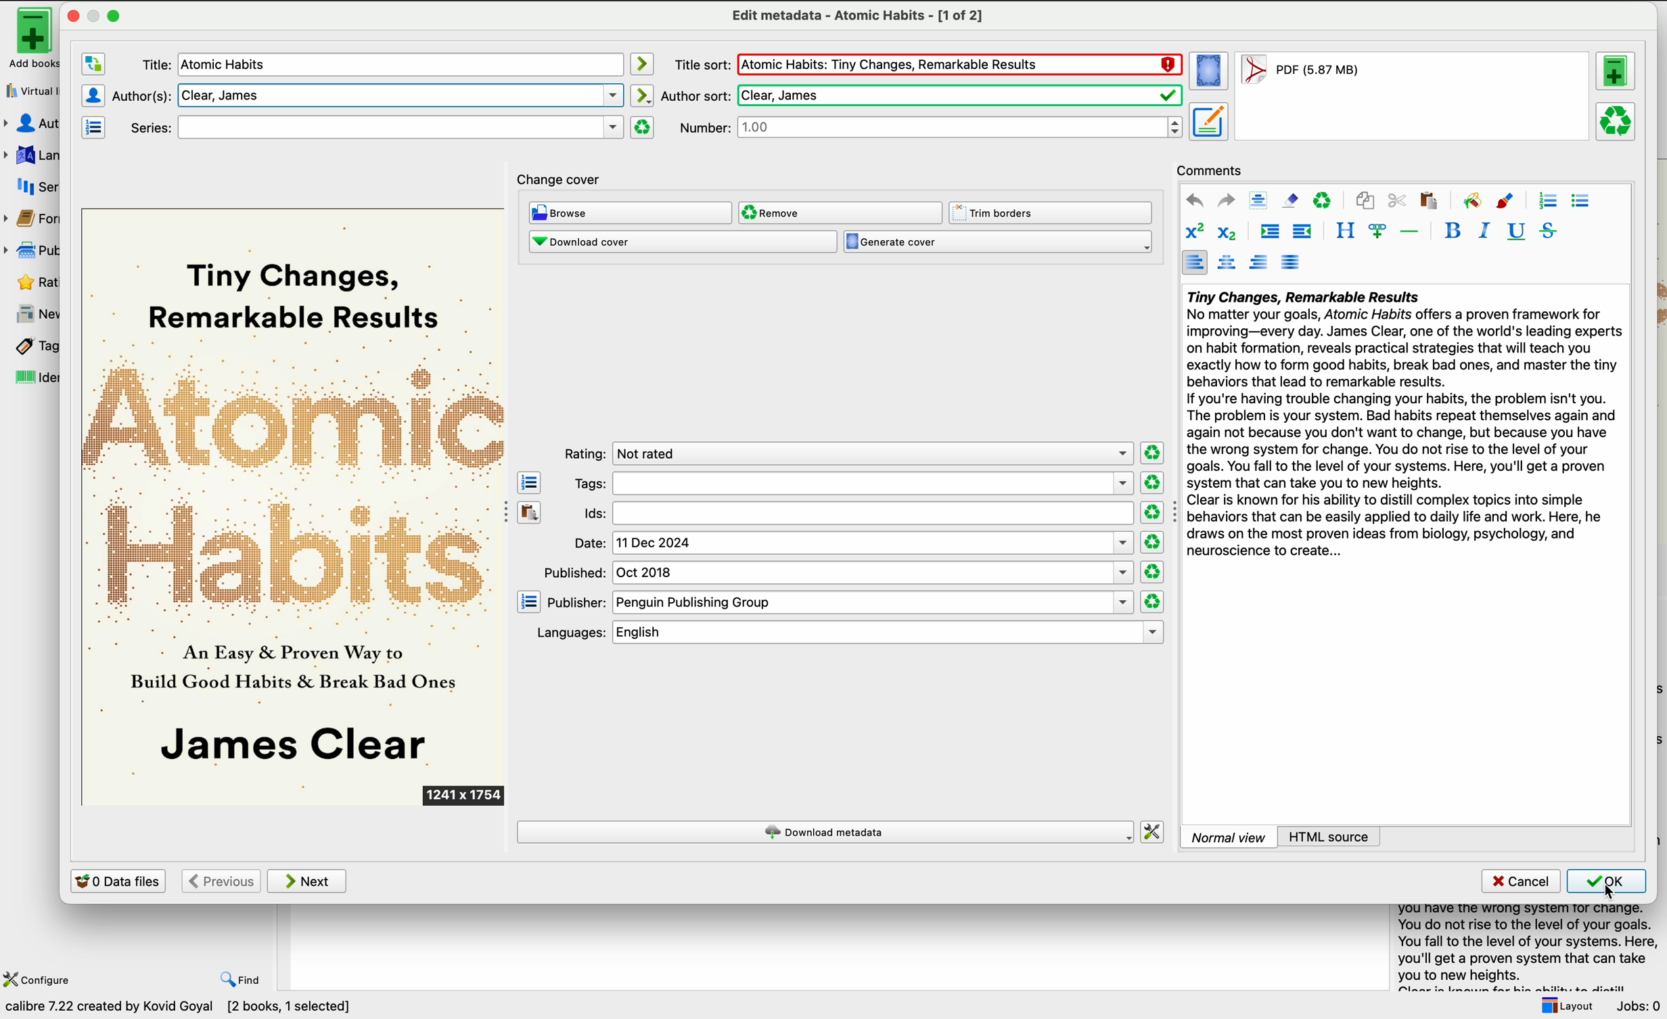 The width and height of the screenshot is (1667, 1019). I want to click on click on OK button, so click(1607, 884).